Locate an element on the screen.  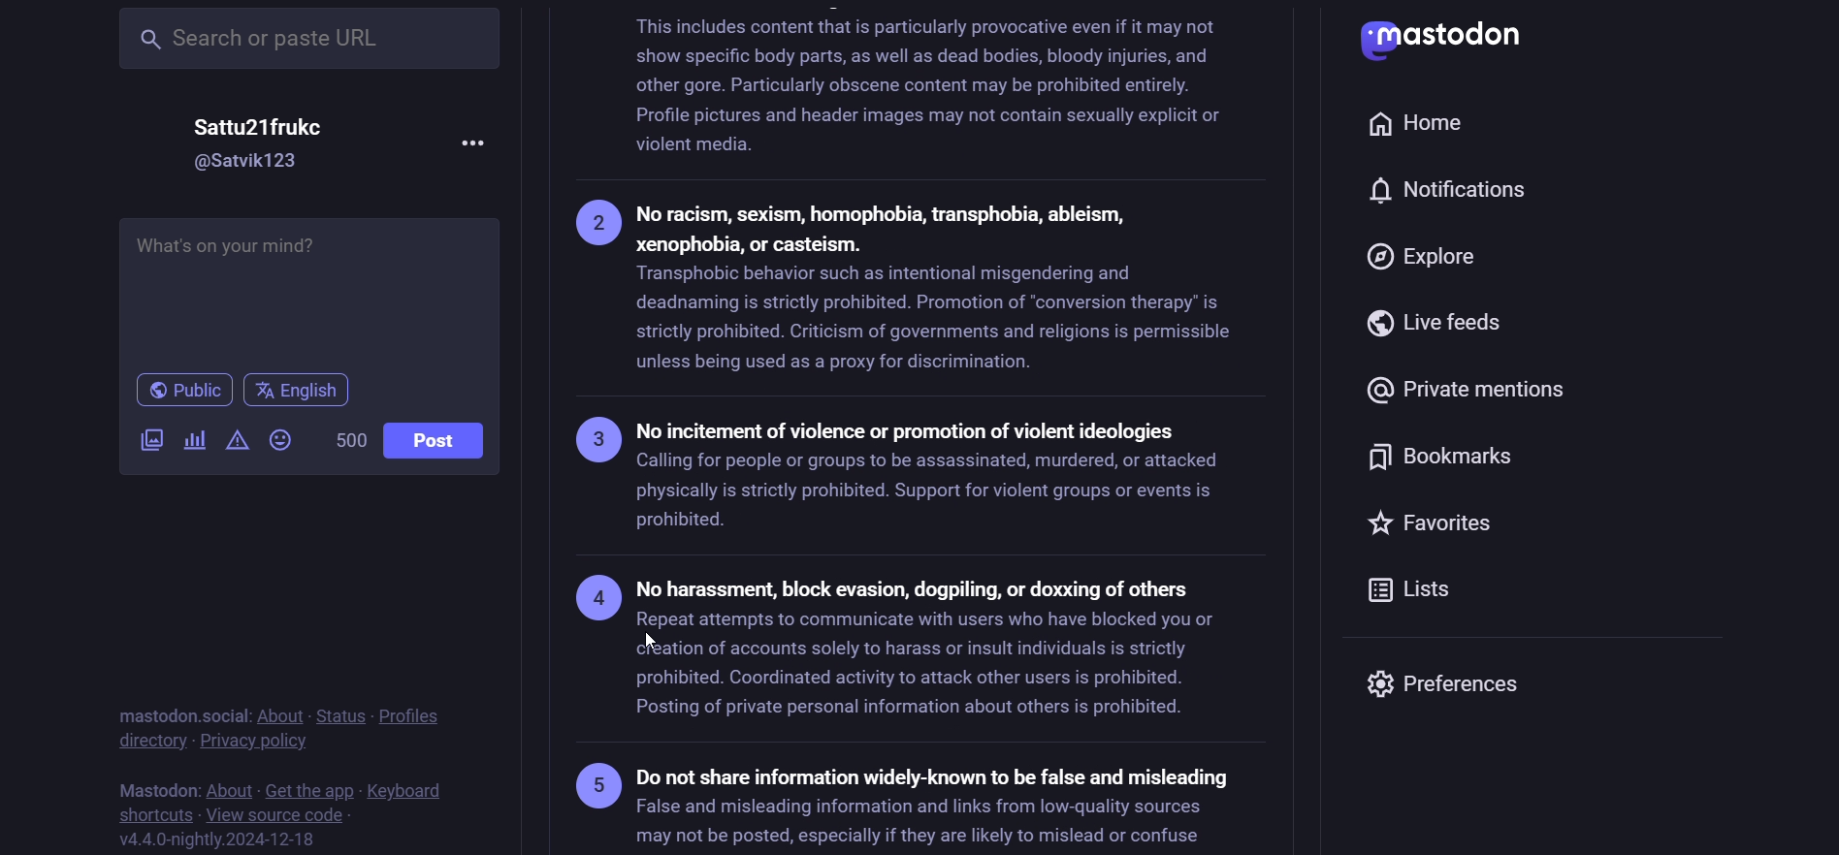
word limit is located at coordinates (347, 440).